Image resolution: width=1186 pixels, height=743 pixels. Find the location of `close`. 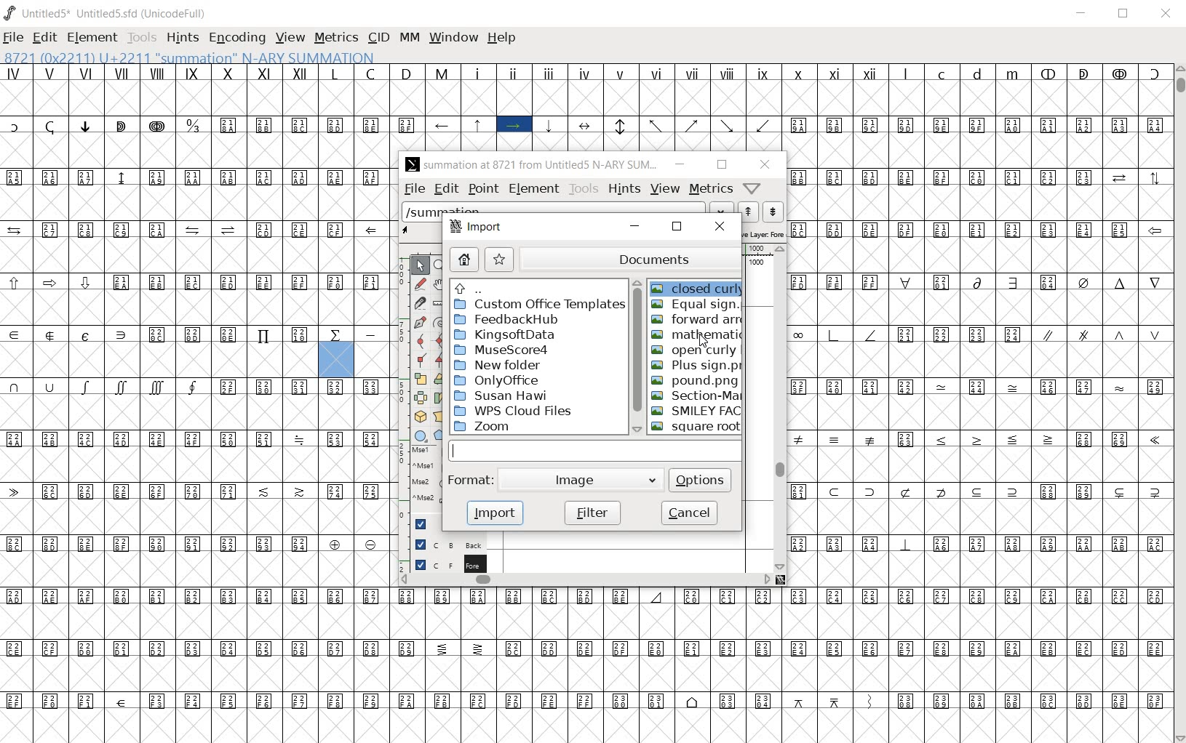

close is located at coordinates (719, 231).